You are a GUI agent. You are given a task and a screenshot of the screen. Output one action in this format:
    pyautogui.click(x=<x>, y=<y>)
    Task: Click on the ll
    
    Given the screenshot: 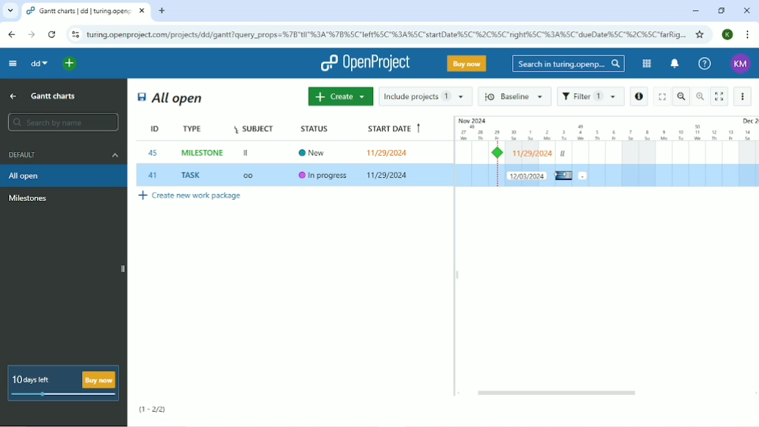 What is the action you would take?
    pyautogui.click(x=563, y=154)
    